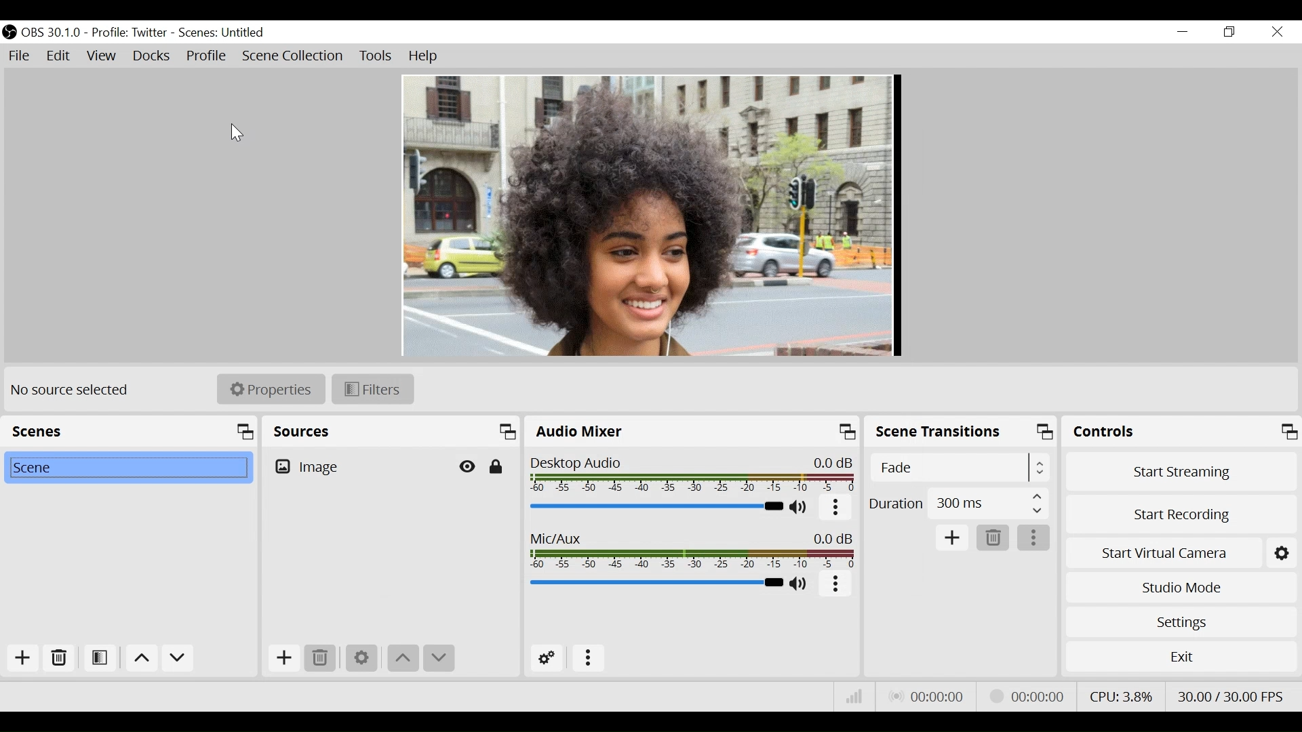 This screenshot has height=732, width=1302. What do you see at coordinates (439, 658) in the screenshot?
I see `Move down` at bounding box center [439, 658].